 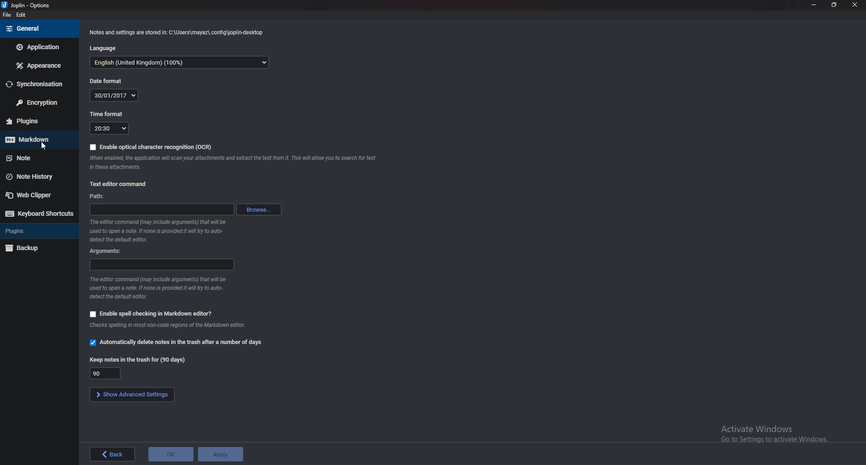 What do you see at coordinates (171, 454) in the screenshot?
I see `ok` at bounding box center [171, 454].